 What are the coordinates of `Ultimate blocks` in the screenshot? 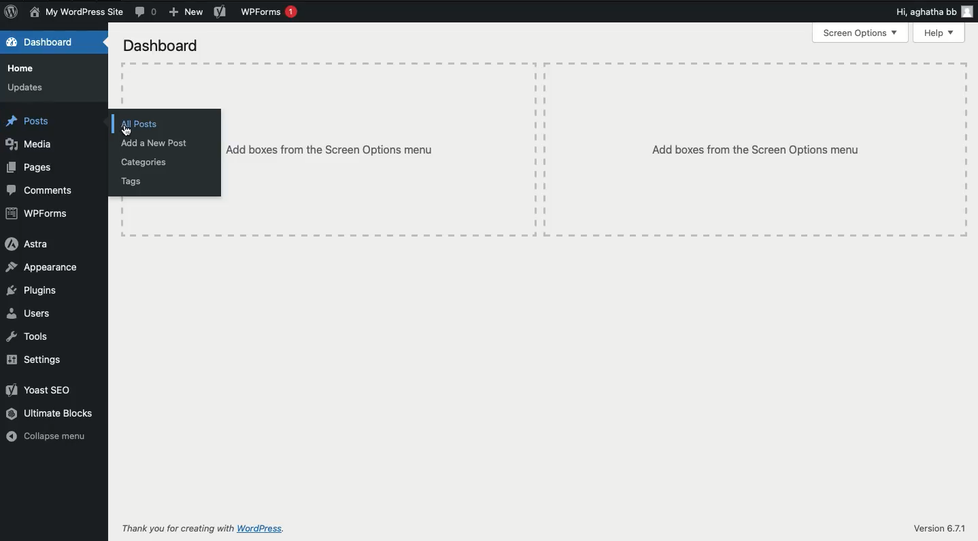 It's located at (51, 413).